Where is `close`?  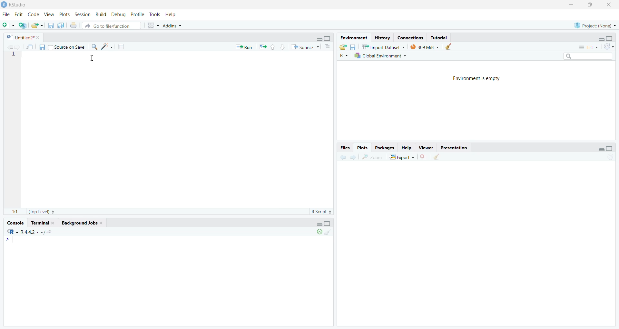
close is located at coordinates (611, 5).